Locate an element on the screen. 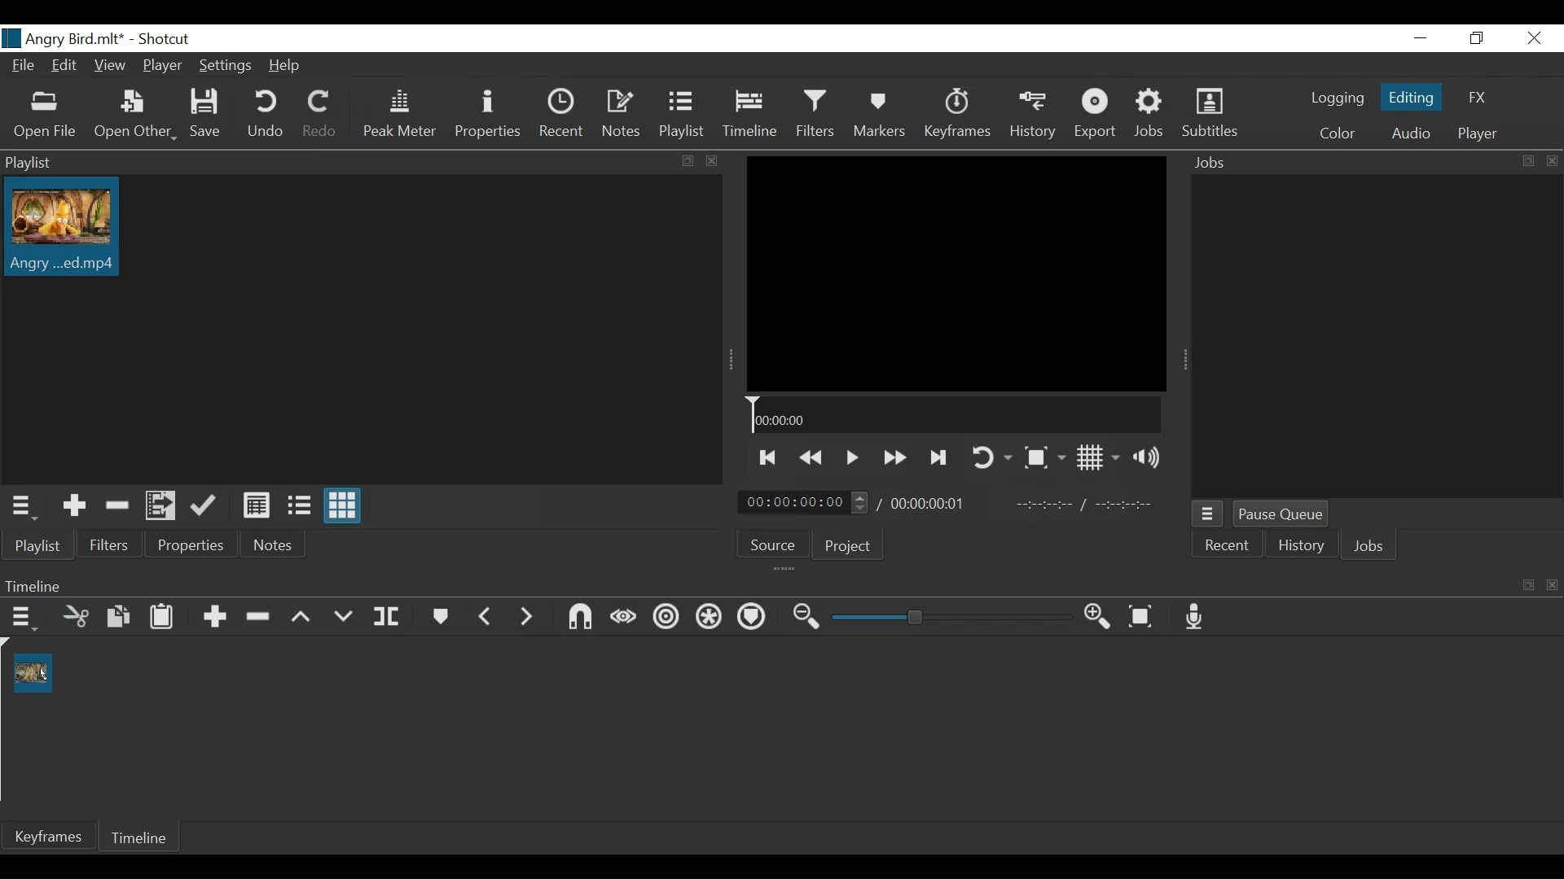  Toggle play or pause (space) is located at coordinates (851, 457).